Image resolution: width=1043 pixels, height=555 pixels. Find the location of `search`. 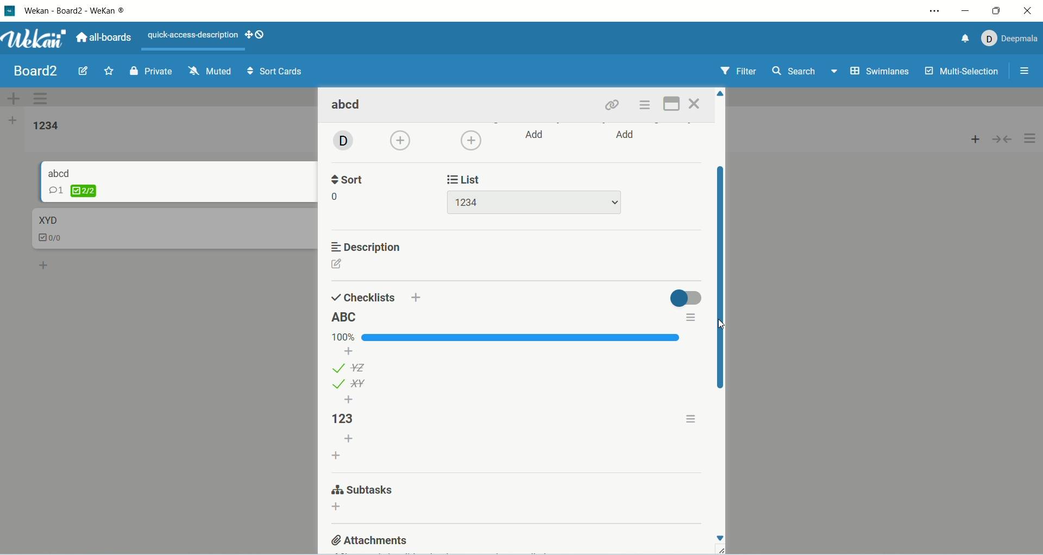

search is located at coordinates (806, 72).